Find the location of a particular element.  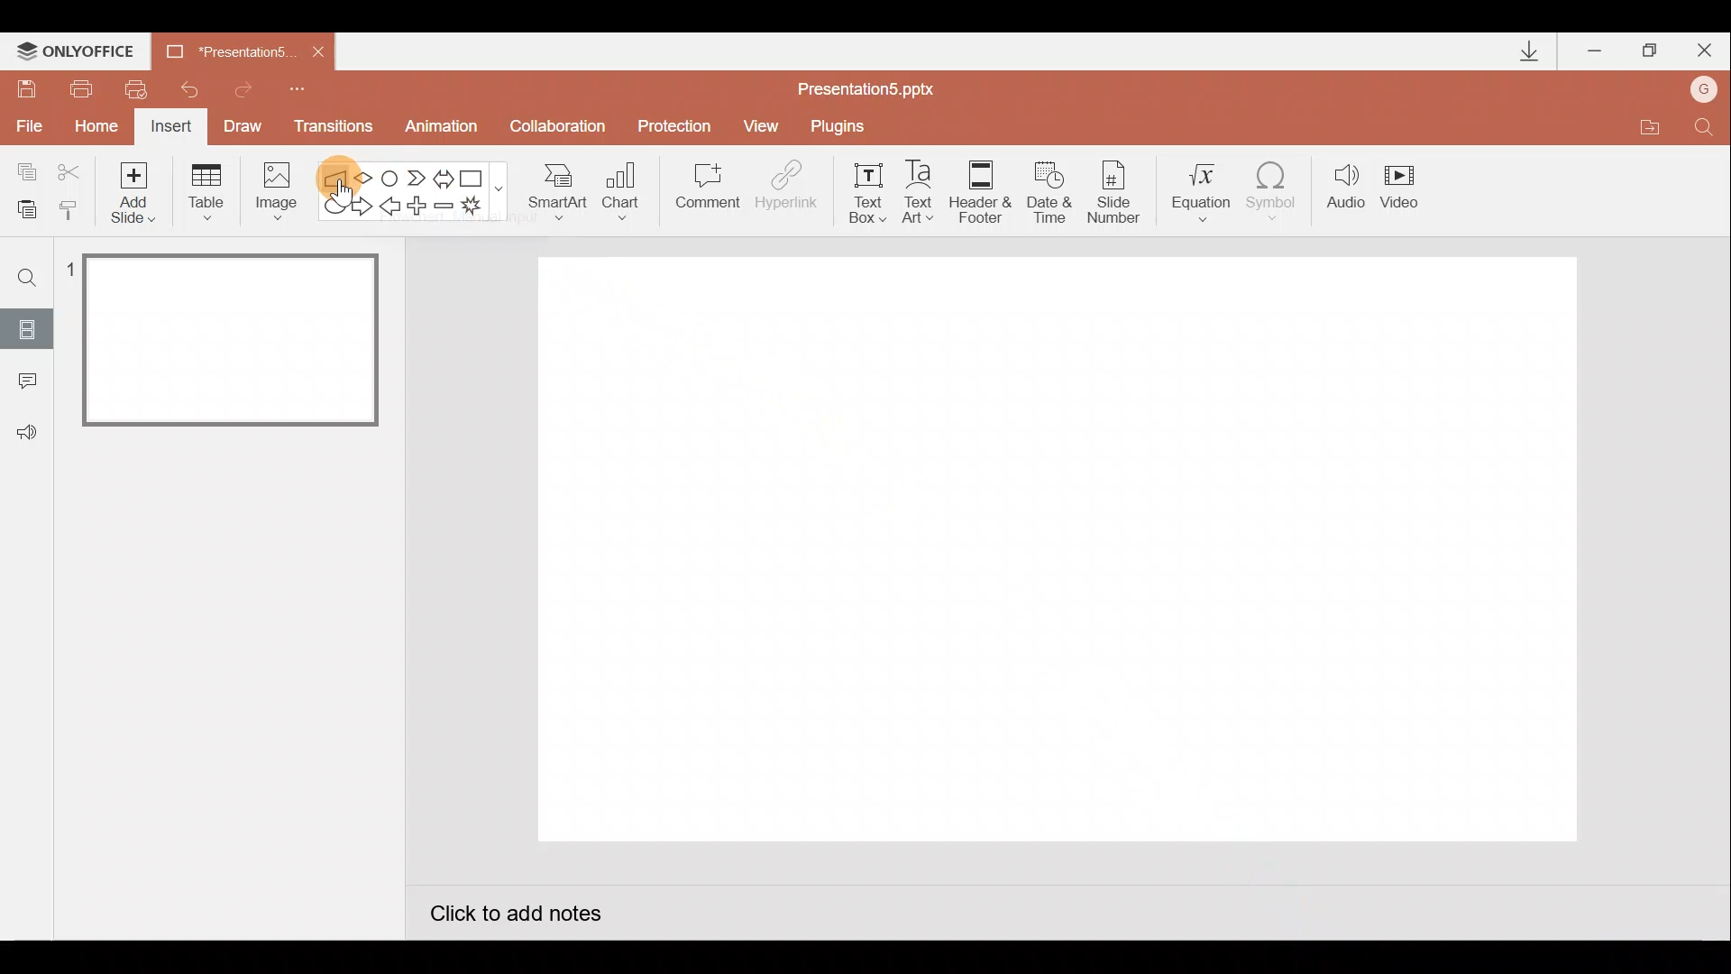

Explosion 1 is located at coordinates (482, 208).